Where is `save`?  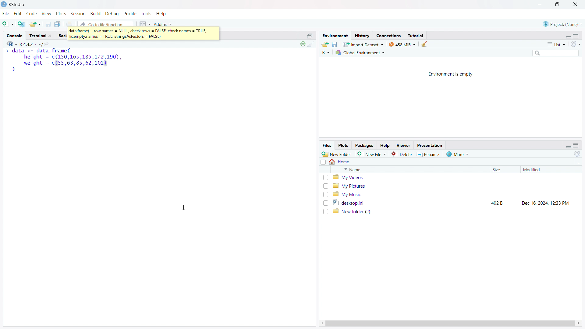 save is located at coordinates (48, 24).